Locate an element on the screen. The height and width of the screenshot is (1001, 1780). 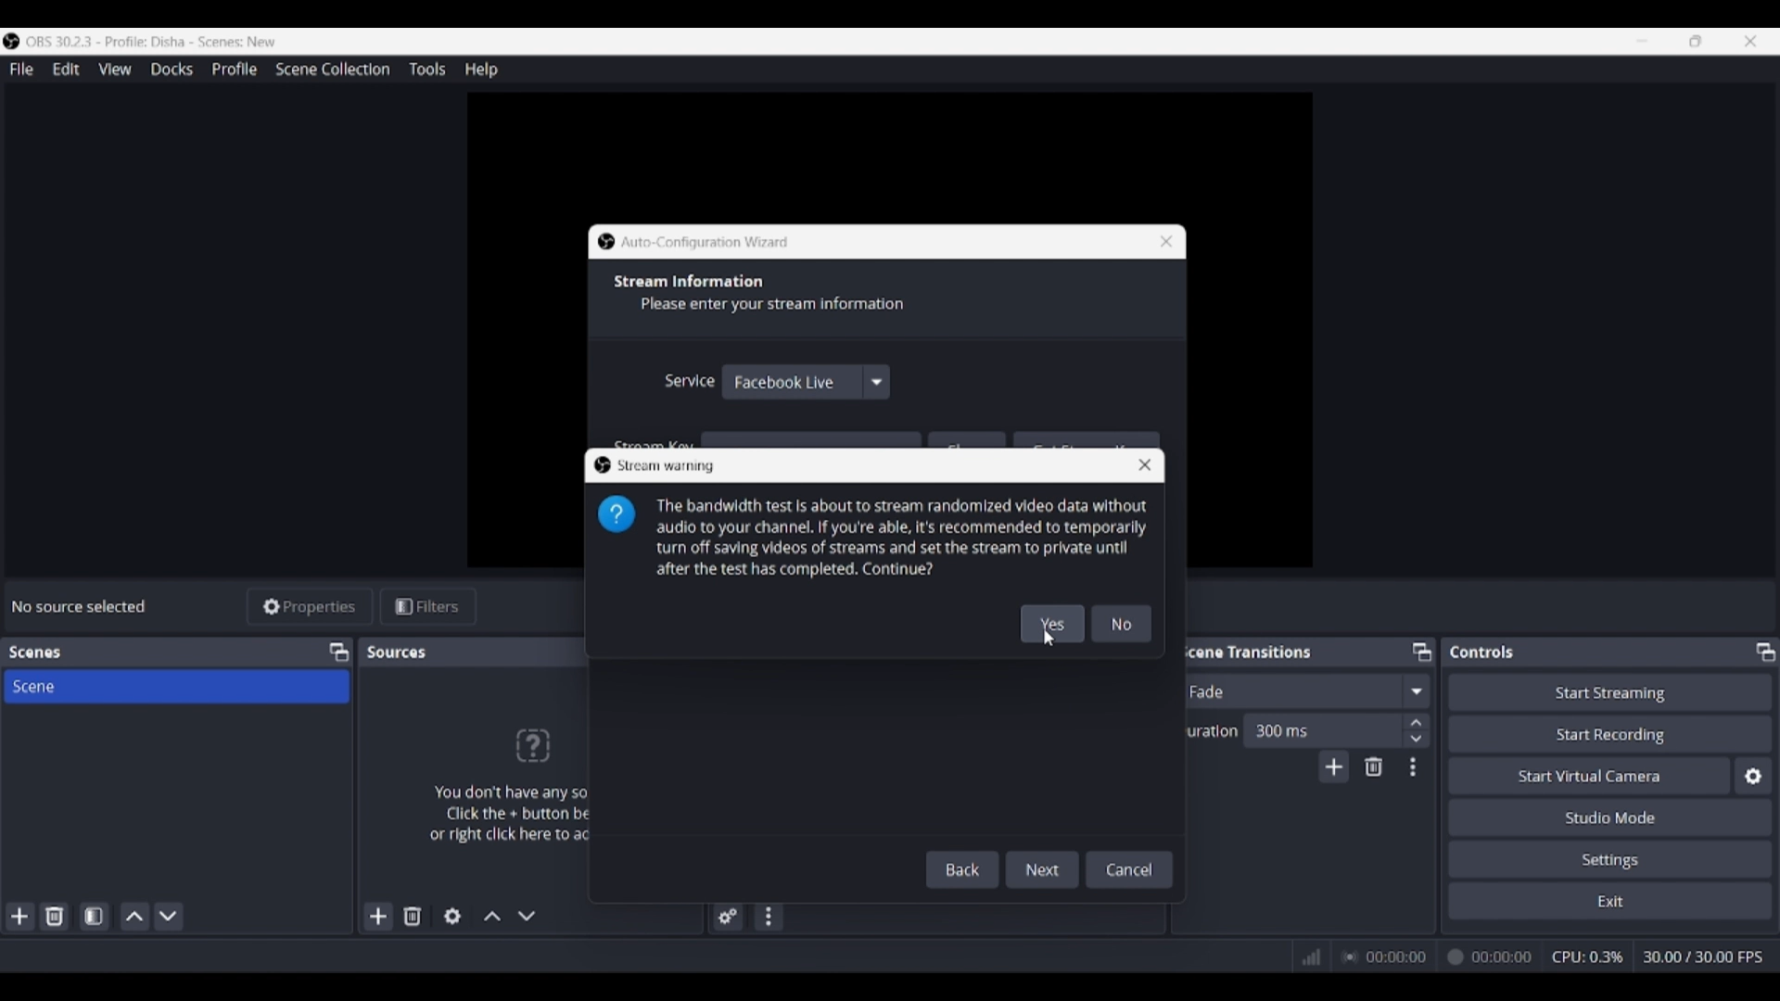
Add source is located at coordinates (379, 916).